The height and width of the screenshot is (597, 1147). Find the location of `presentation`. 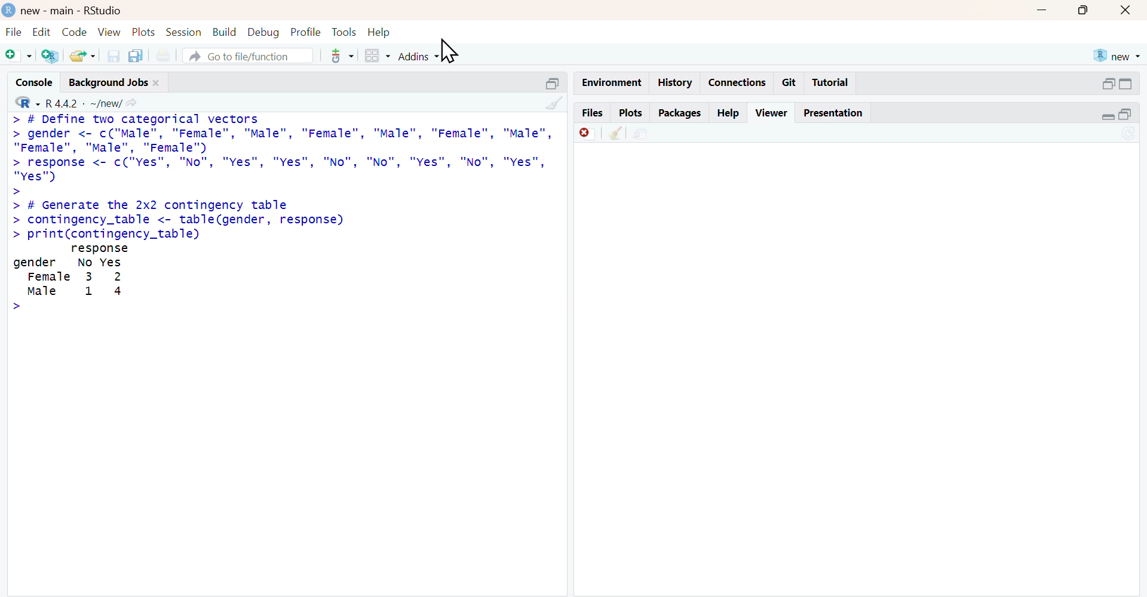

presentation is located at coordinates (836, 114).